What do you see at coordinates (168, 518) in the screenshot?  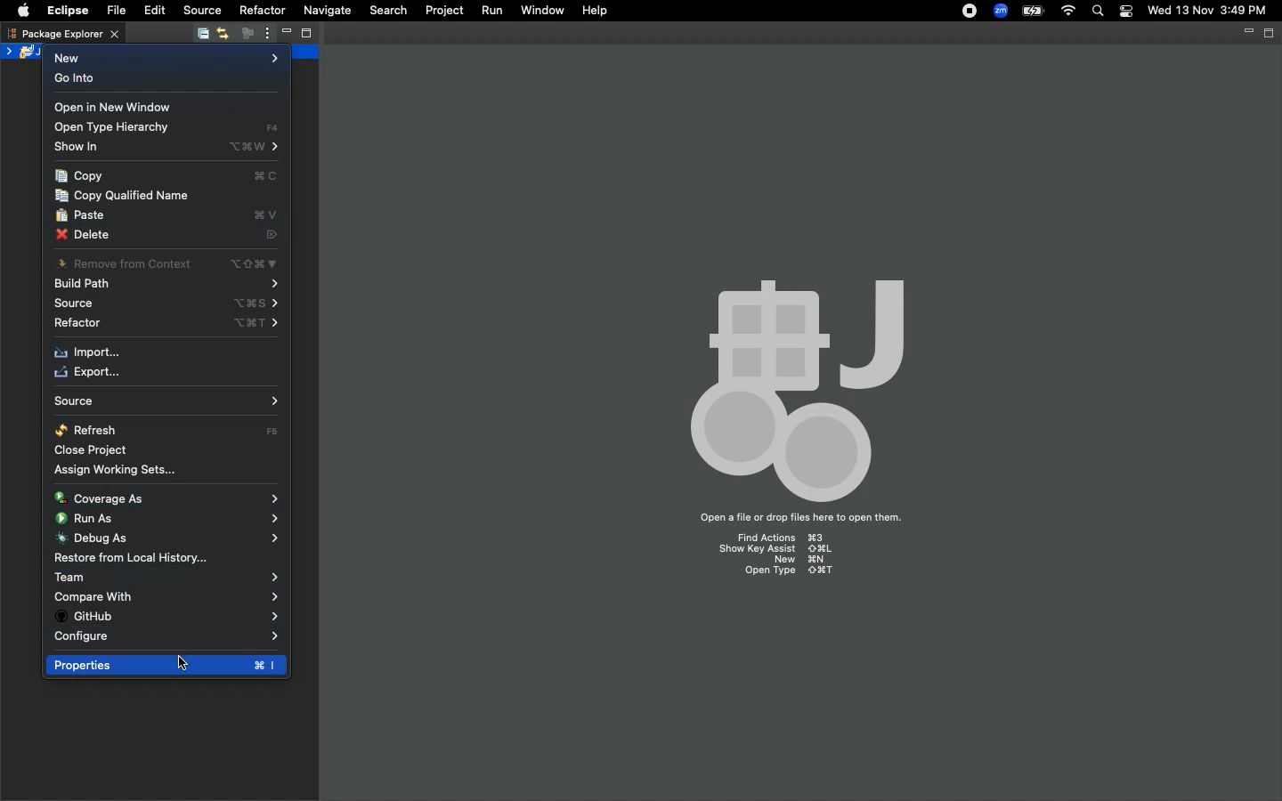 I see `Run as` at bounding box center [168, 518].